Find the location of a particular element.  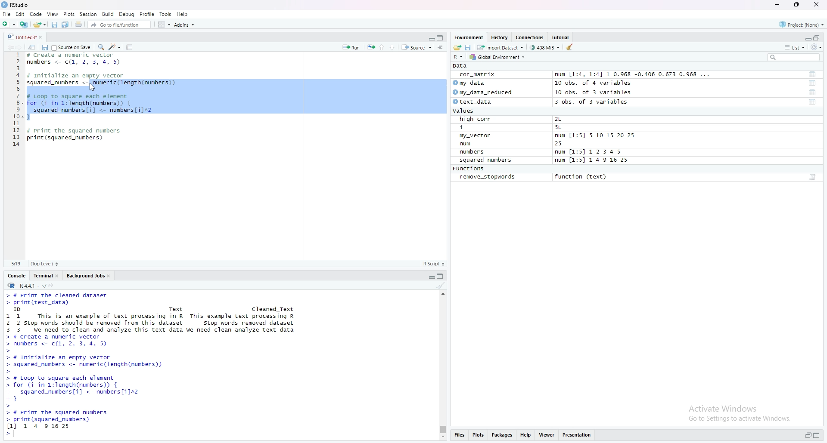

compile report is located at coordinates (129, 47).